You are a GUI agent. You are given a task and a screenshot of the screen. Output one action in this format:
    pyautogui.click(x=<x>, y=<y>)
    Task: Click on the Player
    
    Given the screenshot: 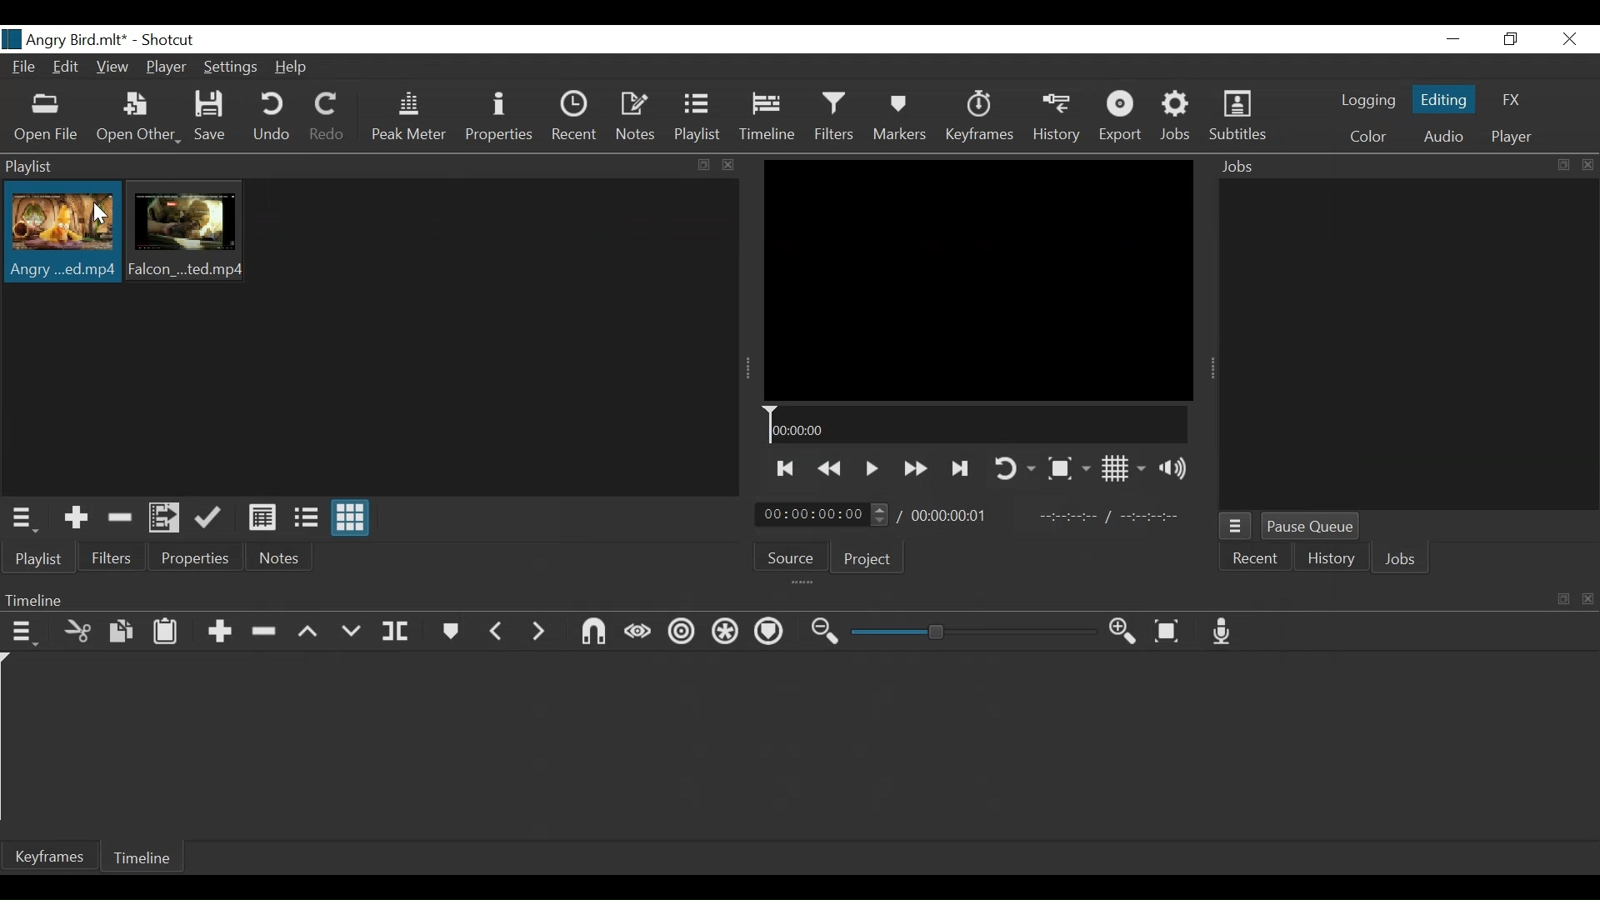 What is the action you would take?
    pyautogui.click(x=1512, y=136)
    